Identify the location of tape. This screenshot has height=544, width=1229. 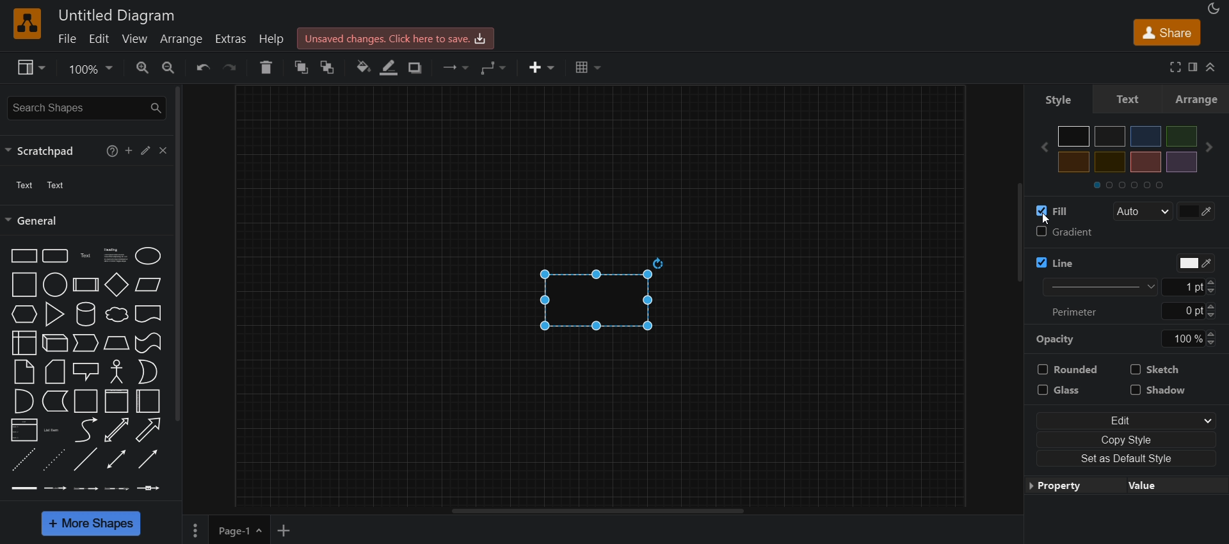
(149, 344).